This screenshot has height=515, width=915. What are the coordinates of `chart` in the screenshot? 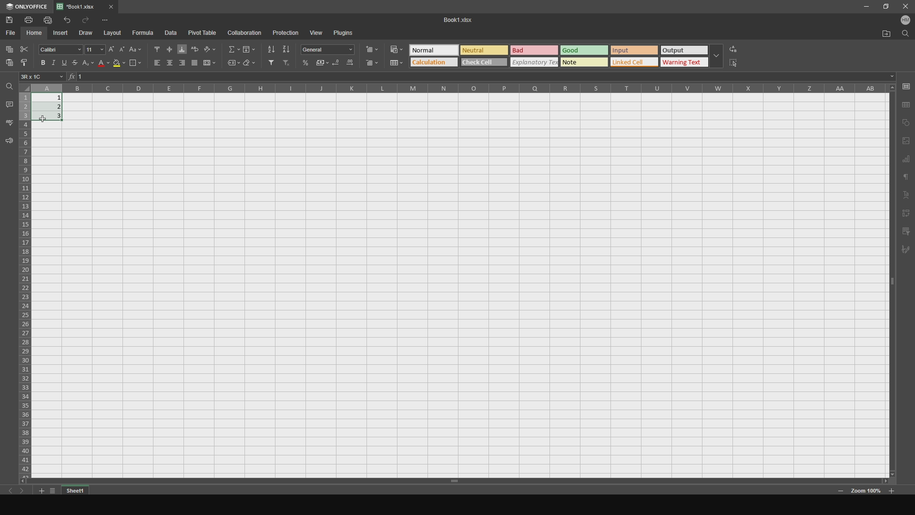 It's located at (906, 160).